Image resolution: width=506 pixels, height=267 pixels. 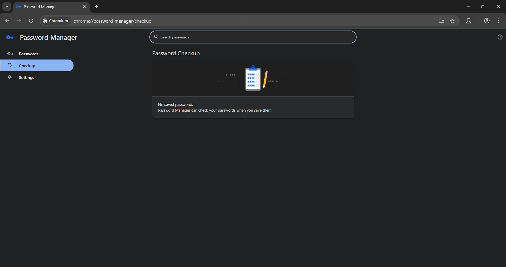 I want to click on settings, so click(x=21, y=78).